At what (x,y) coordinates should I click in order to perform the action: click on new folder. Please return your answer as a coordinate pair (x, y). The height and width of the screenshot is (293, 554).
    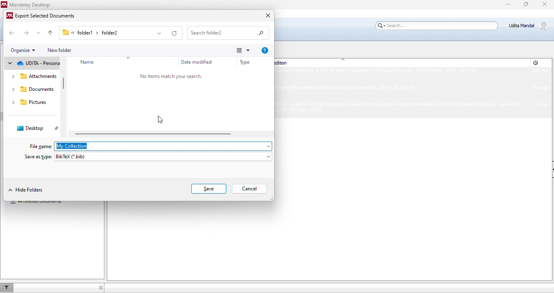
    Looking at the image, I should click on (61, 50).